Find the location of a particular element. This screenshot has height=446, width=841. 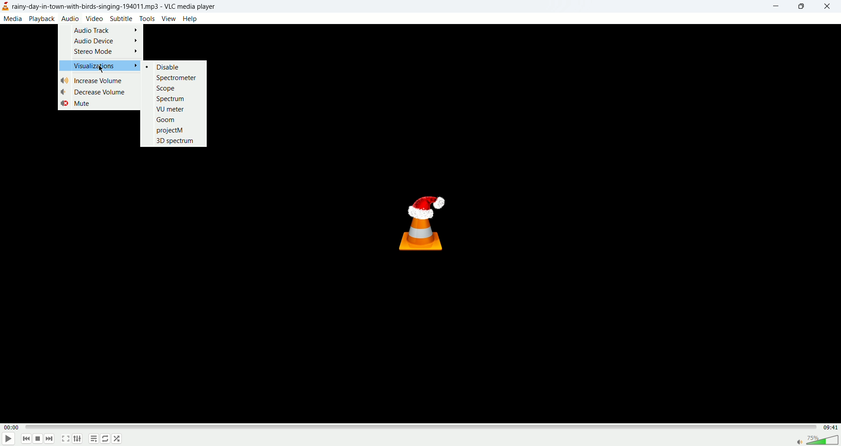

progress bar is located at coordinates (419, 427).